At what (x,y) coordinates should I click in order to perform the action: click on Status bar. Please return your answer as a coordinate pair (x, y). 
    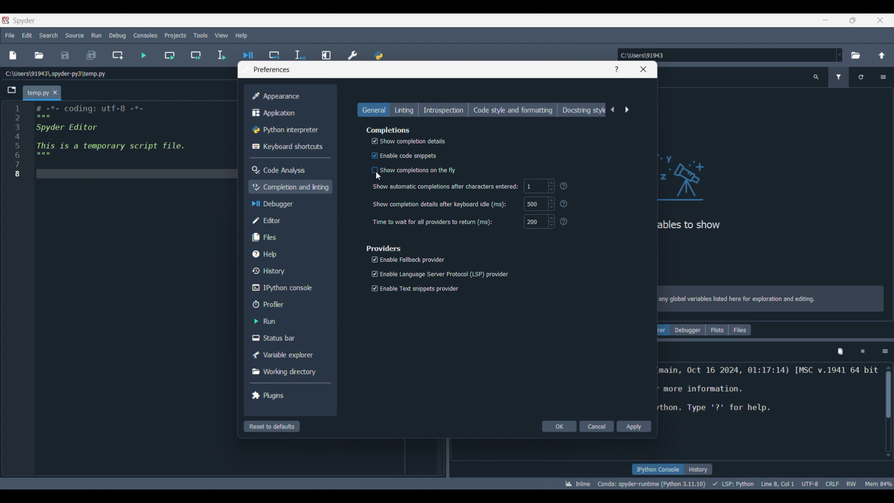
    Looking at the image, I should click on (288, 337).